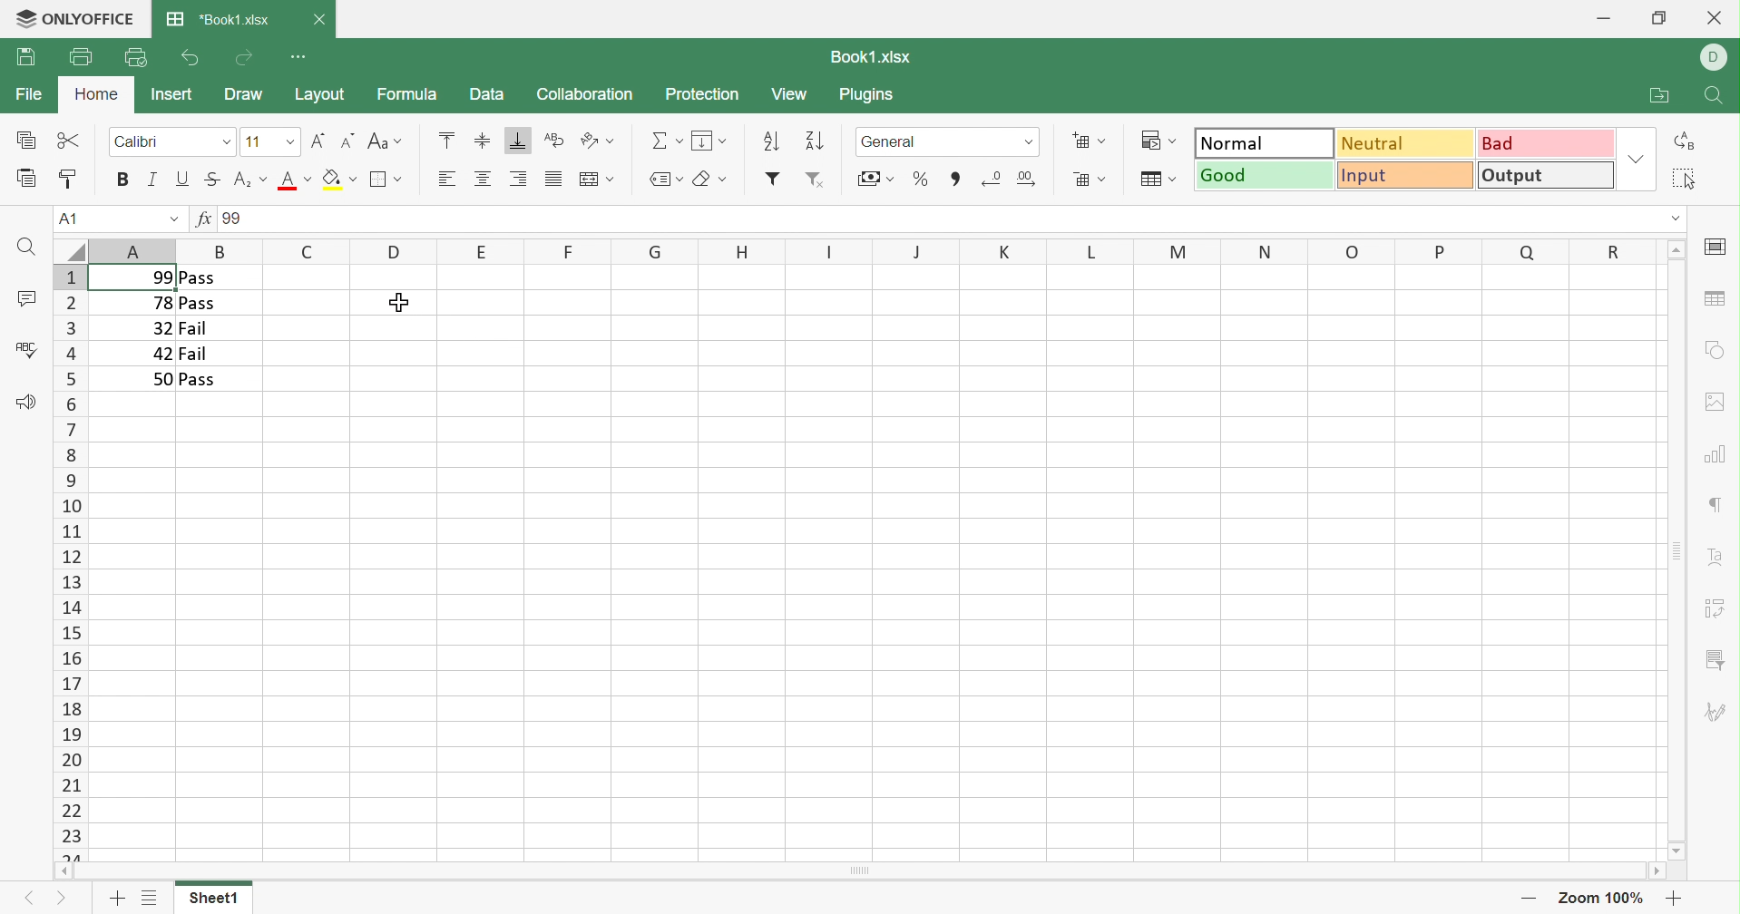 The height and width of the screenshot is (914, 1740). What do you see at coordinates (875, 250) in the screenshot?
I see `Column names` at bounding box center [875, 250].